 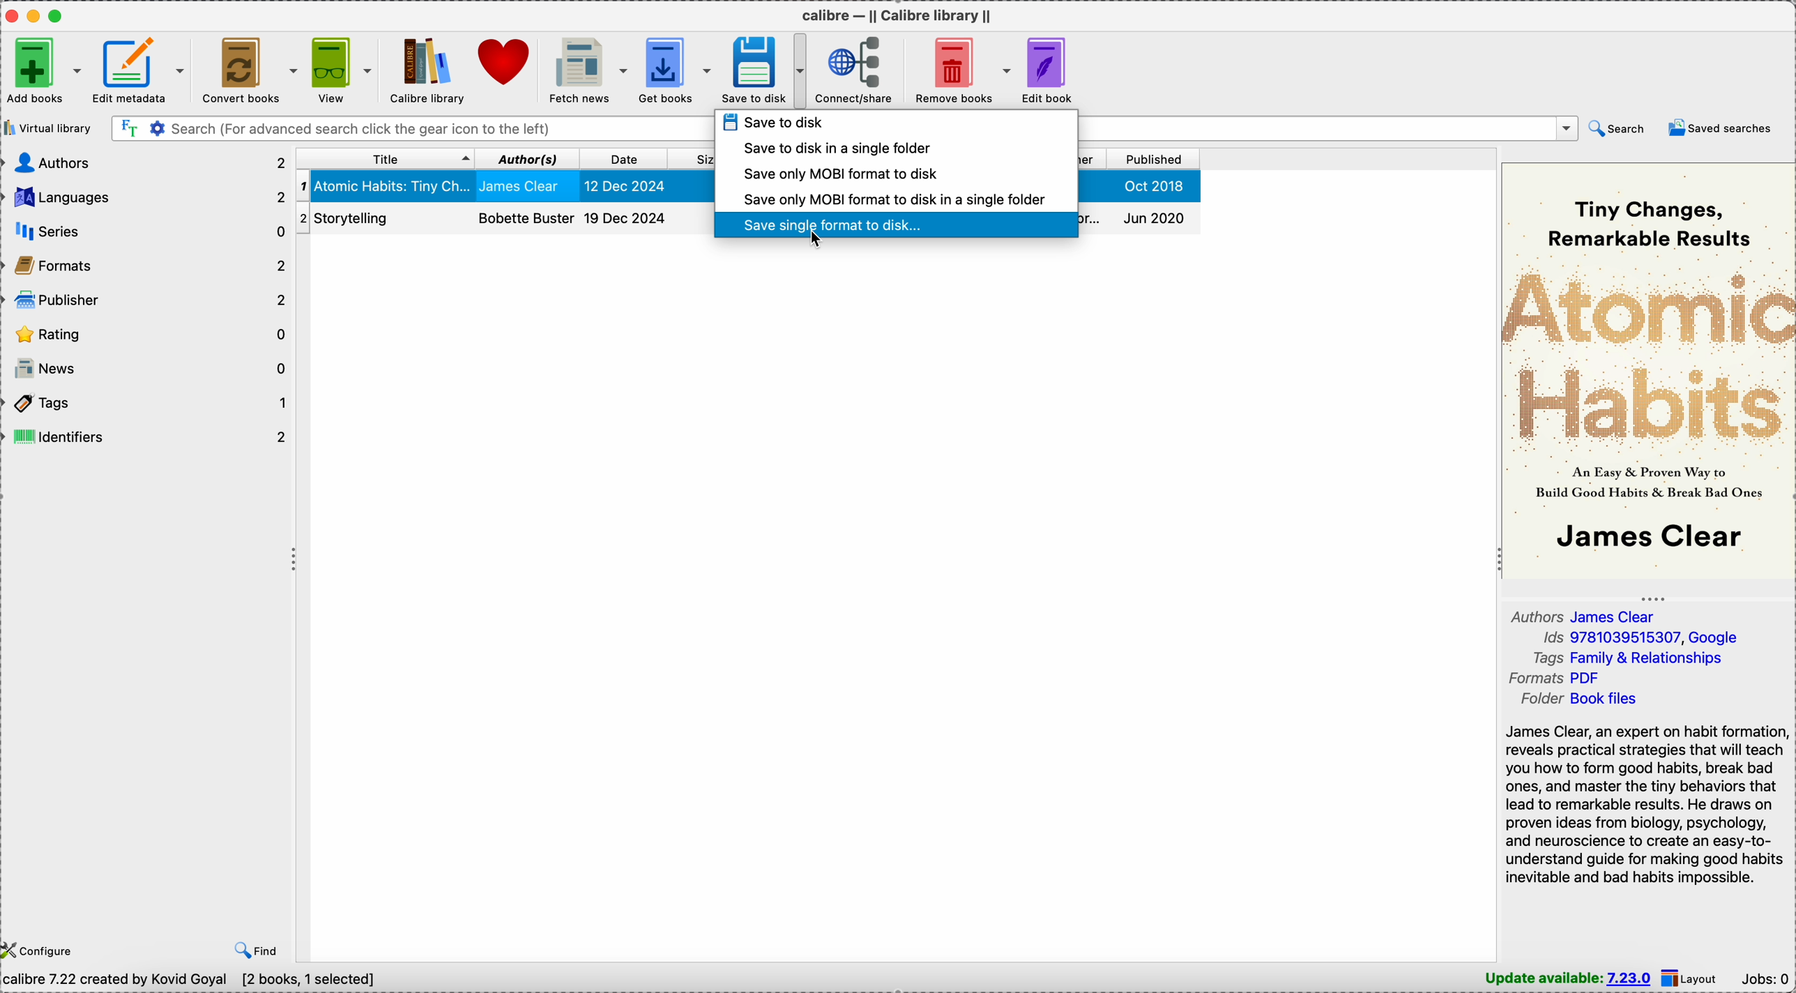 I want to click on configure, so click(x=42, y=948).